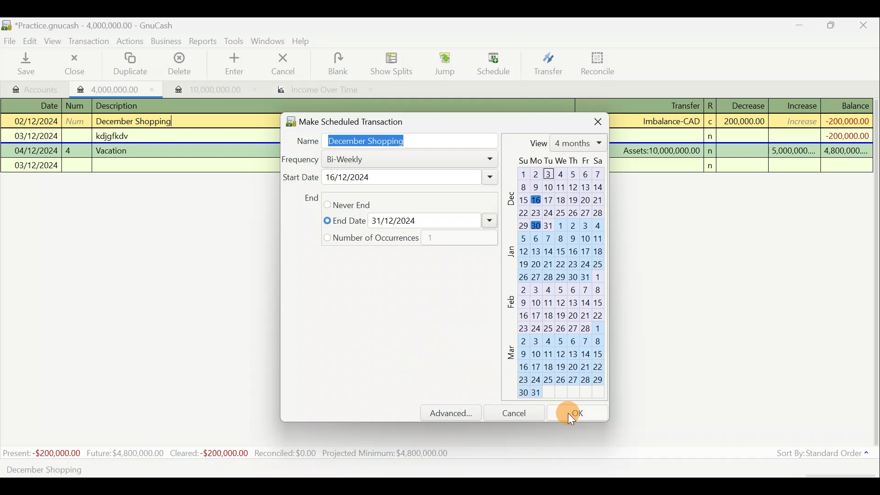 The height and width of the screenshot is (495, 880). I want to click on Blank, so click(336, 64).